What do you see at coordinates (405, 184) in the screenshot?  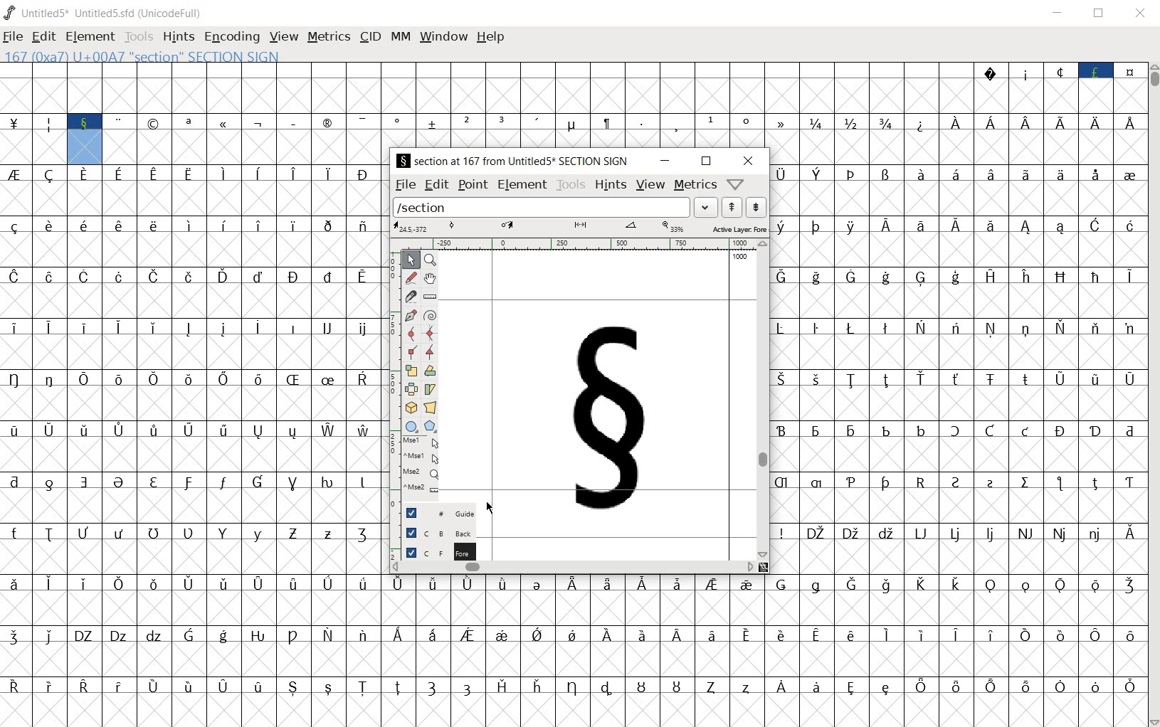 I see `file` at bounding box center [405, 184].